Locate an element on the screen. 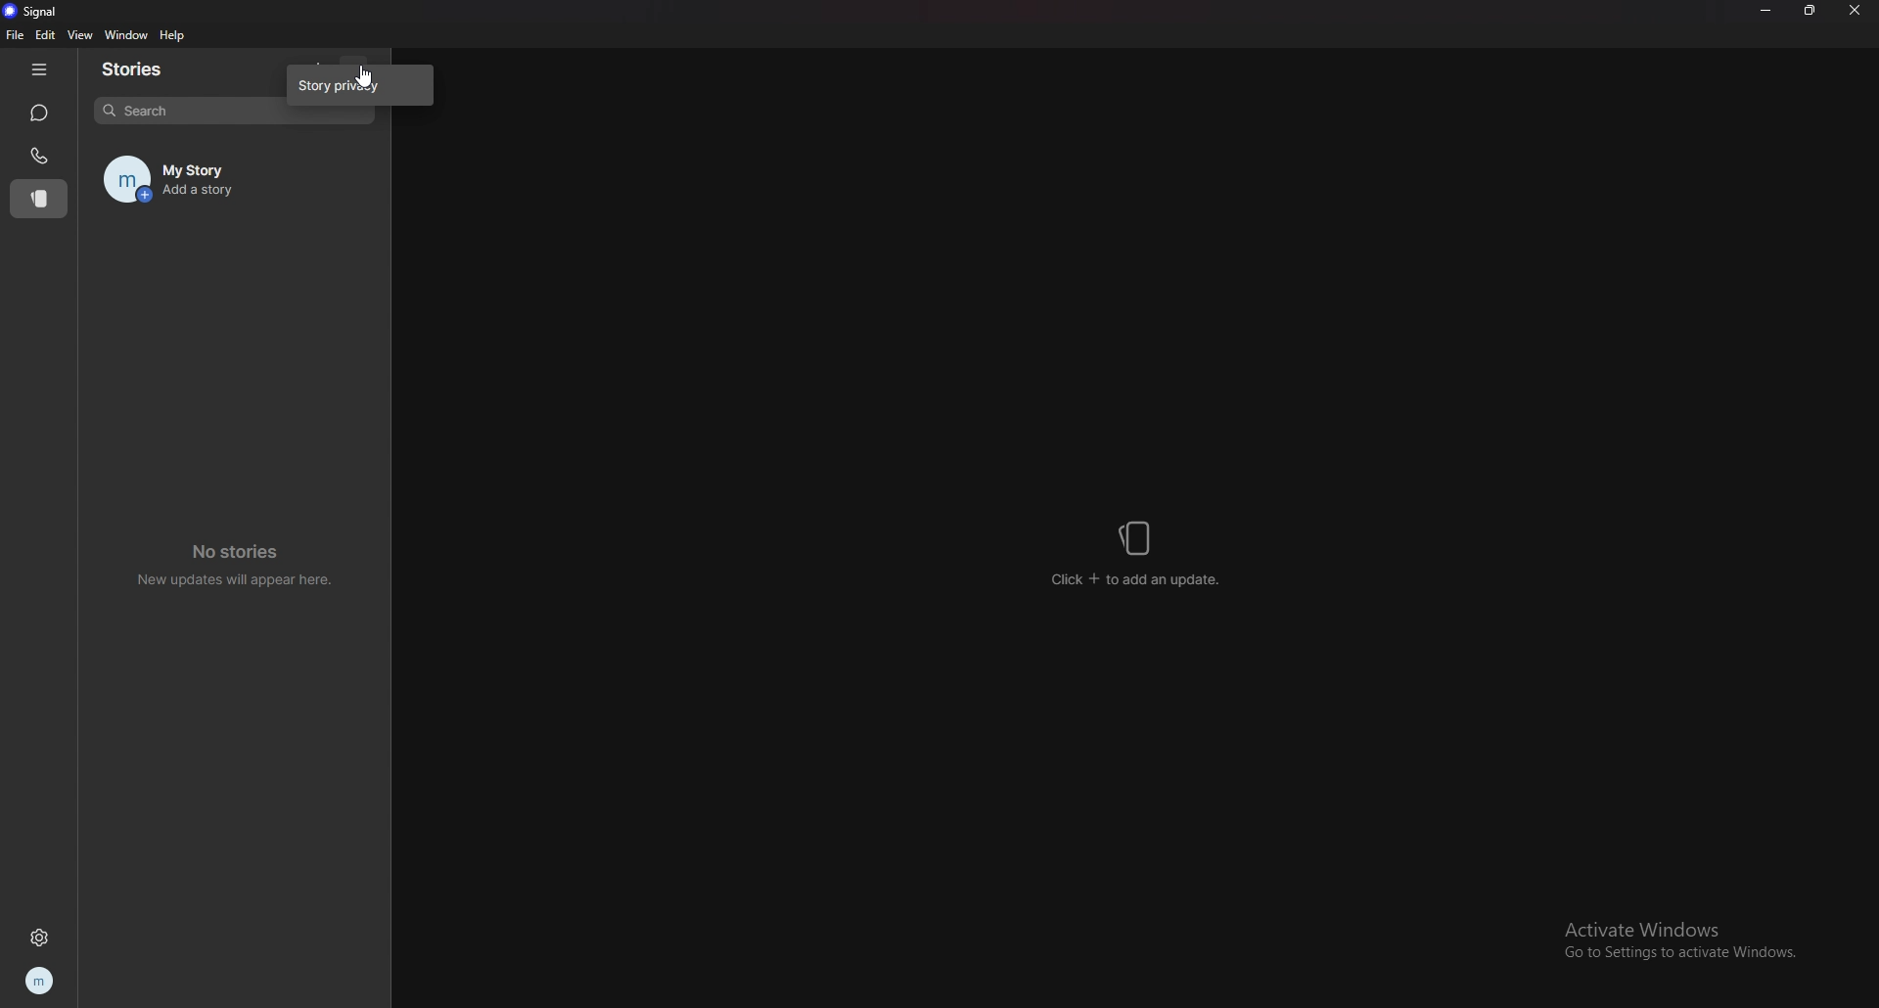 This screenshot has width=1879, height=1008. help is located at coordinates (173, 35).